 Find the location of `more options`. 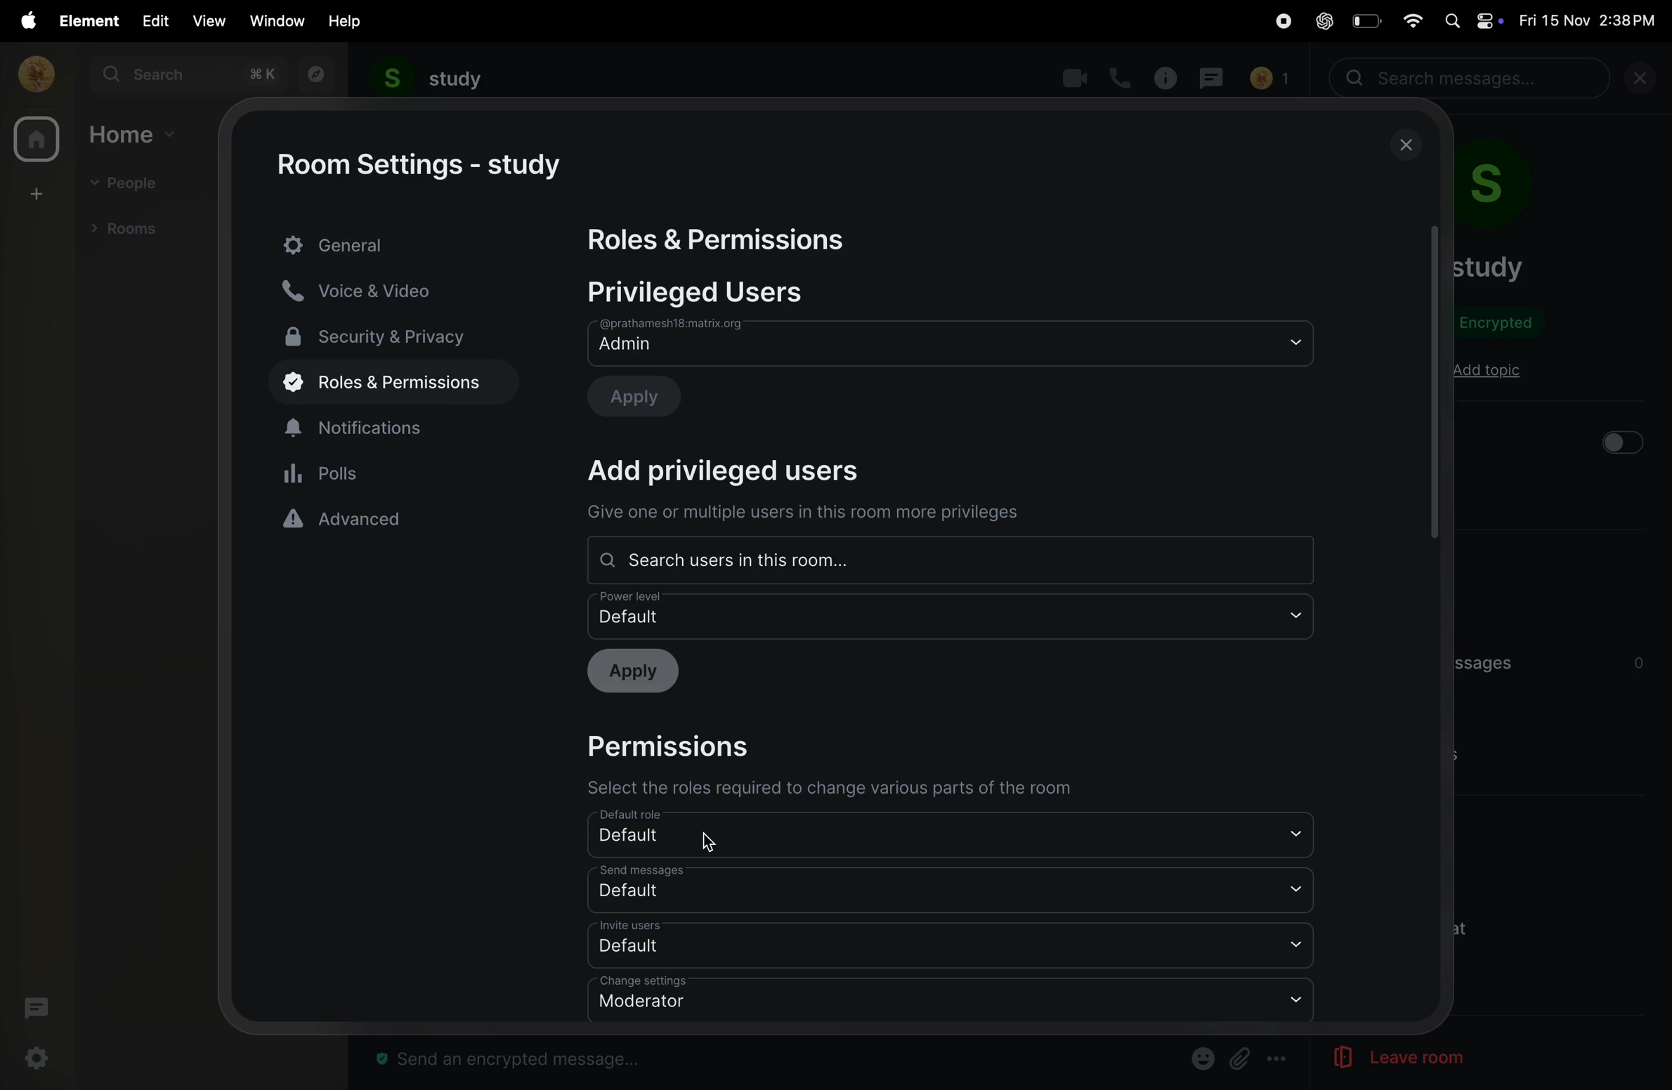

more options is located at coordinates (1279, 1060).